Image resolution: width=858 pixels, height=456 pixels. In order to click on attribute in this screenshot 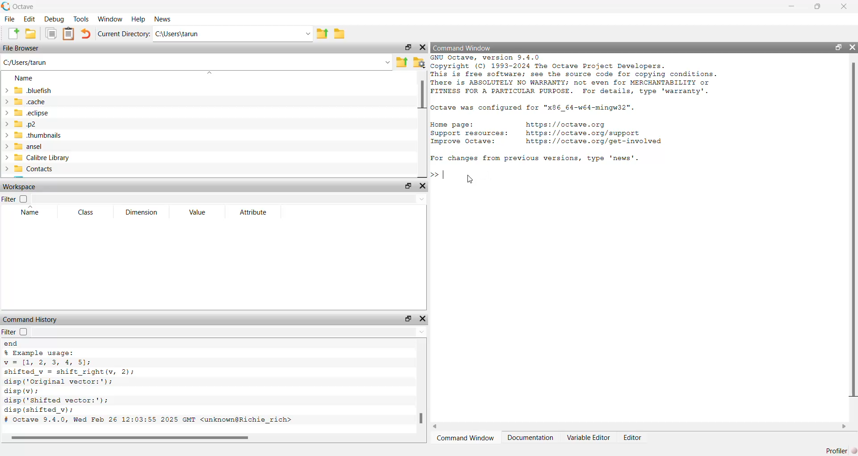, I will do `click(252, 213)`.